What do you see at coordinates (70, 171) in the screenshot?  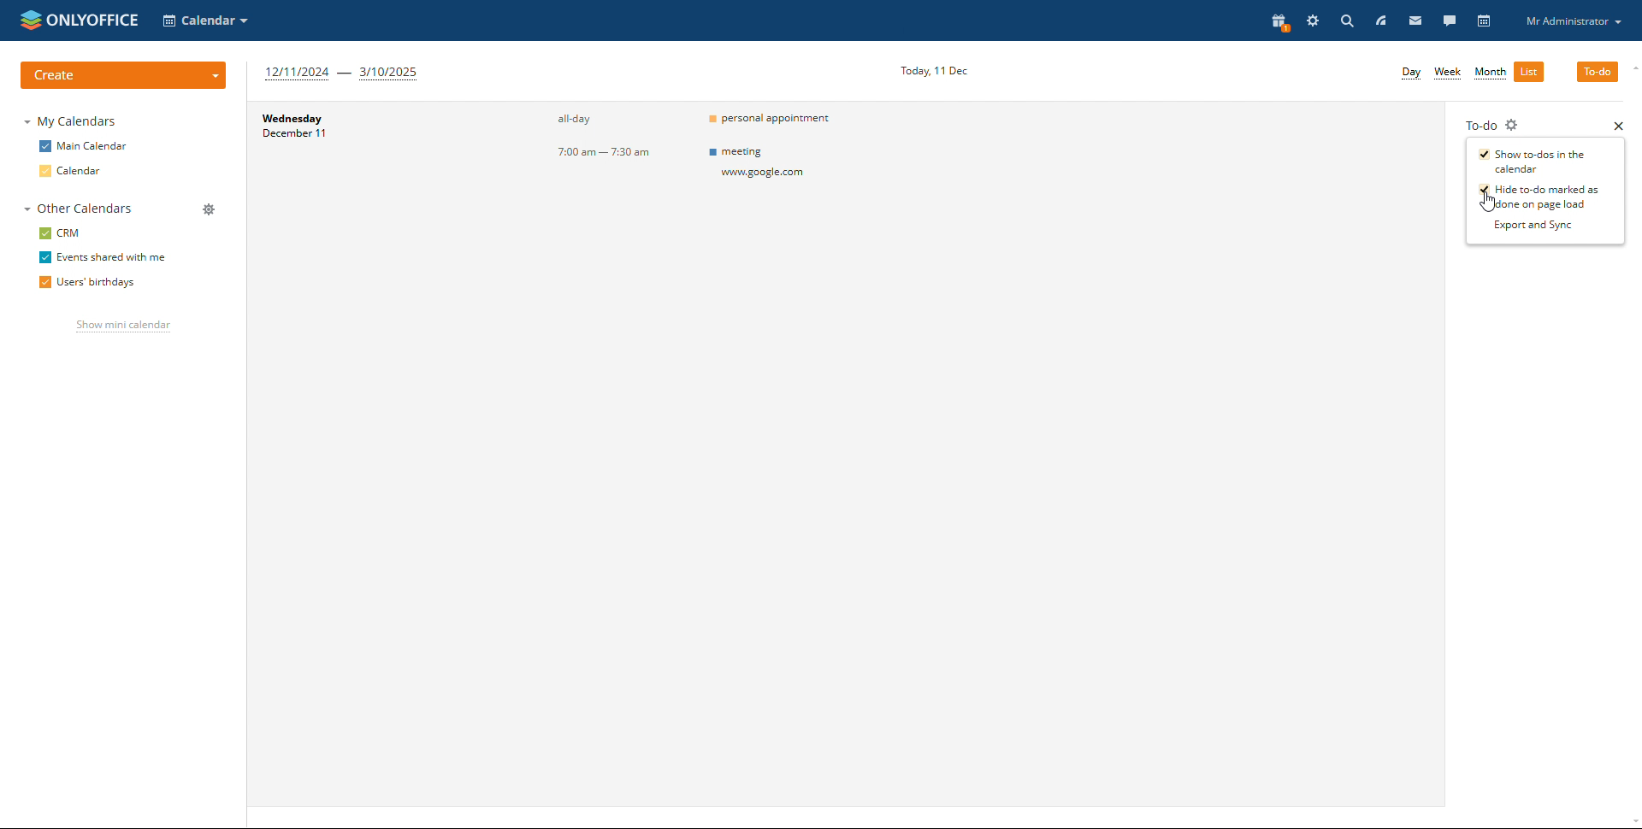 I see `calendar` at bounding box center [70, 171].